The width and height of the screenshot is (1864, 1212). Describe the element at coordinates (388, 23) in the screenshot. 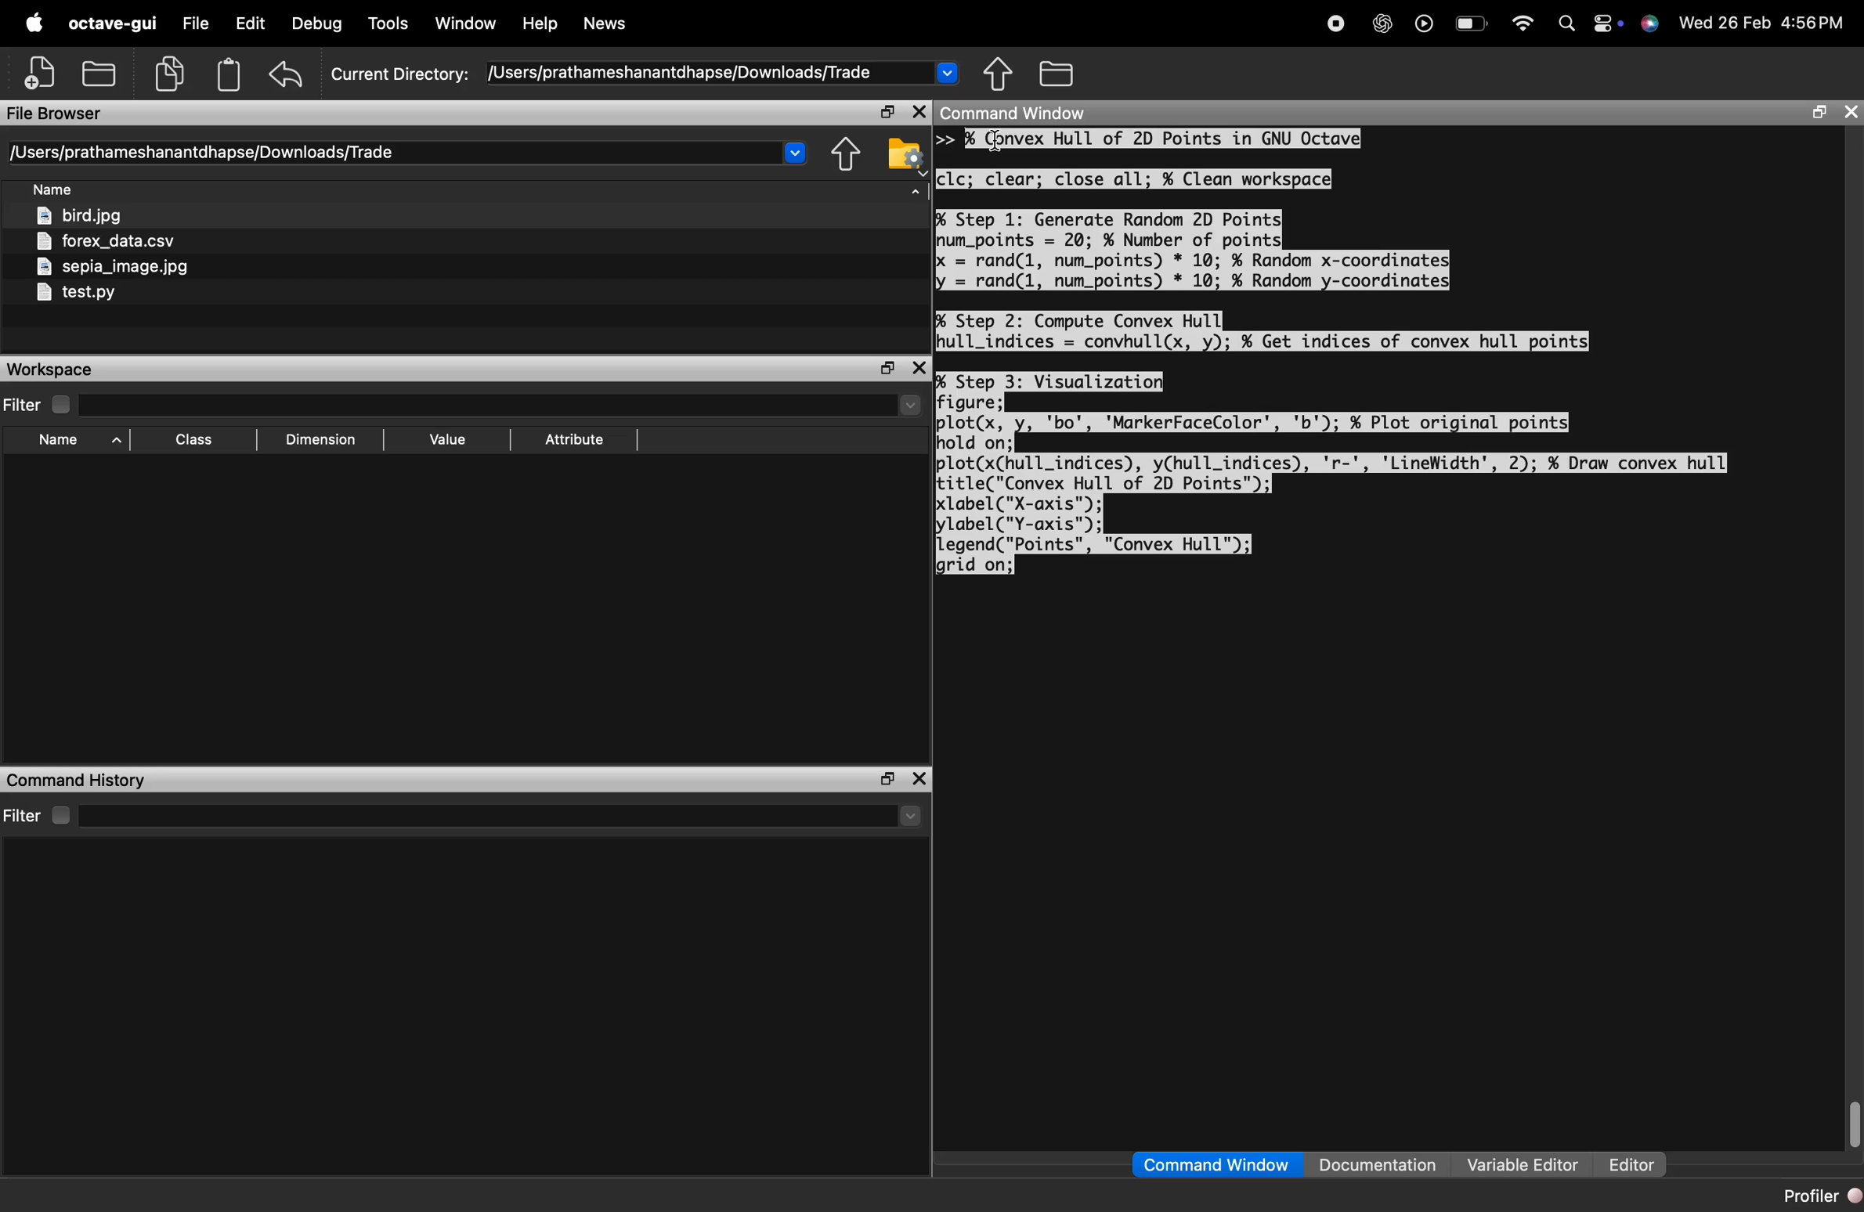

I see `Tools` at that location.